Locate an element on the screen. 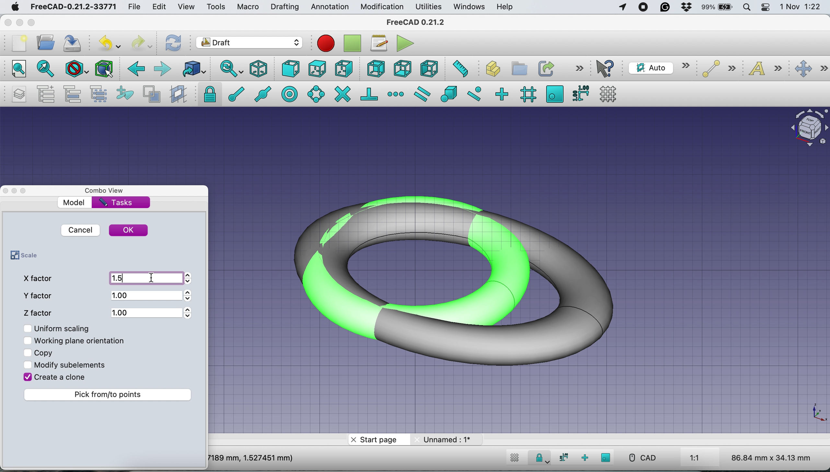  right is located at coordinates (343, 70).